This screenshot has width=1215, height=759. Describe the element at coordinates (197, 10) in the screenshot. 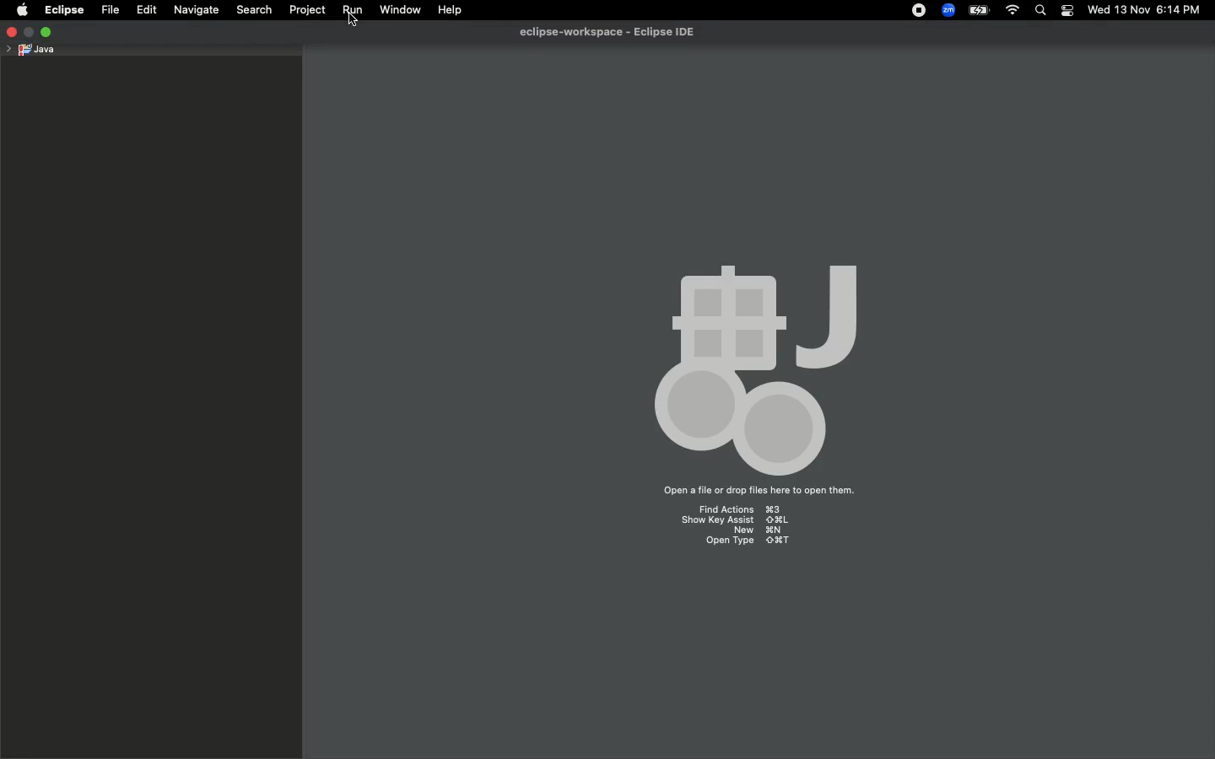

I see `Navigate` at that location.